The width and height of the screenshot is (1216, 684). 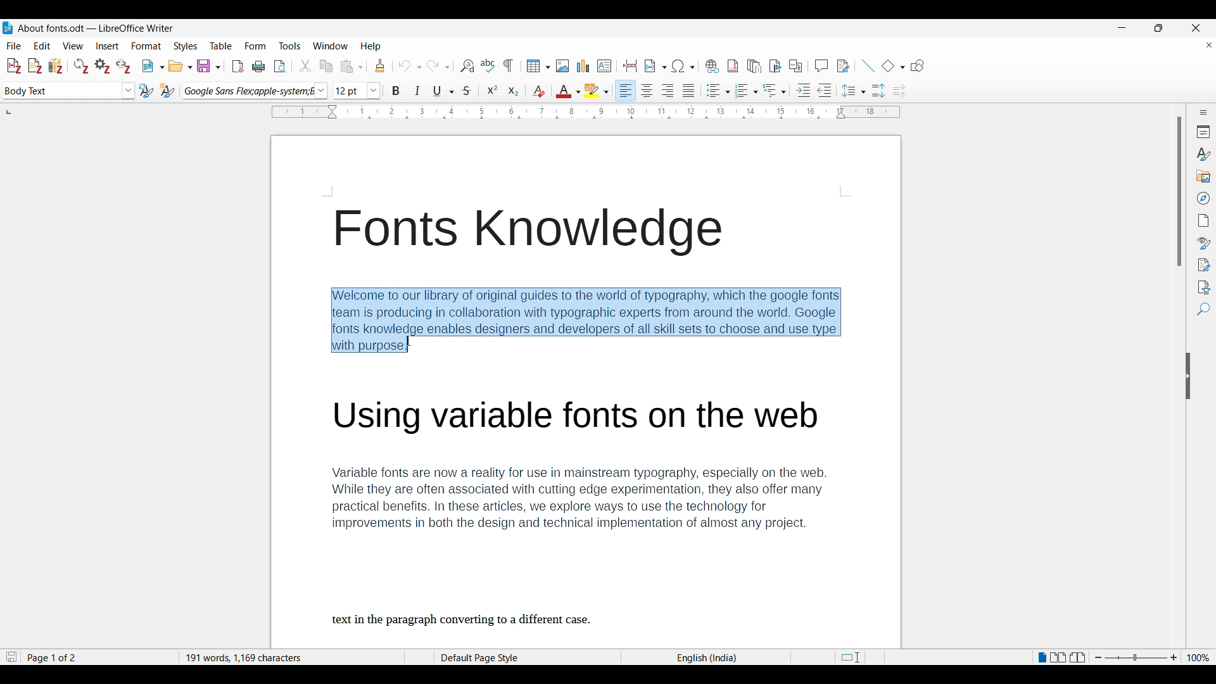 What do you see at coordinates (96, 27) in the screenshot?
I see `Project and software name` at bounding box center [96, 27].